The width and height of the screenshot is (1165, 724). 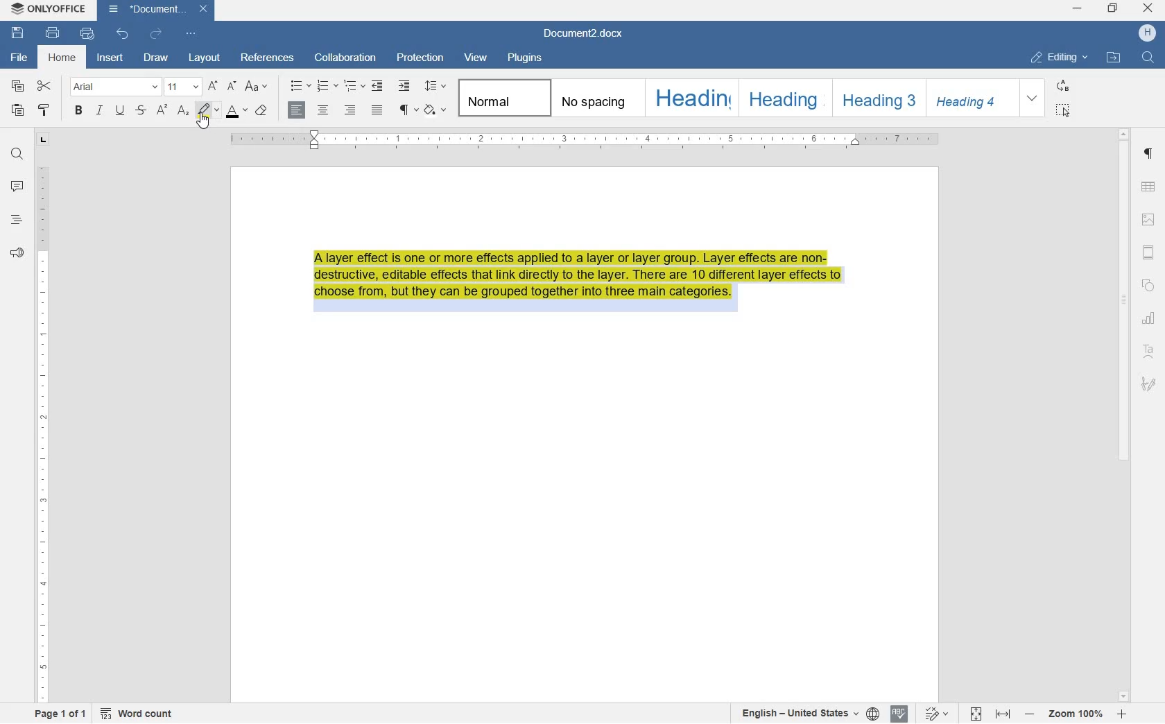 I want to click on UNDO, so click(x=123, y=35).